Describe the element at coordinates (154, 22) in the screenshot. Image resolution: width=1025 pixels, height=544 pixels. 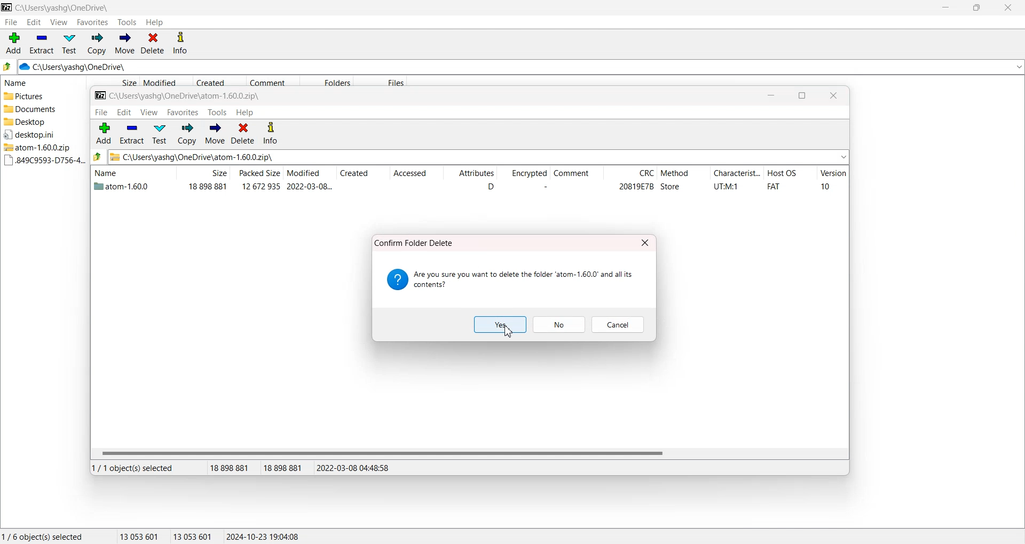
I see `Help` at that location.